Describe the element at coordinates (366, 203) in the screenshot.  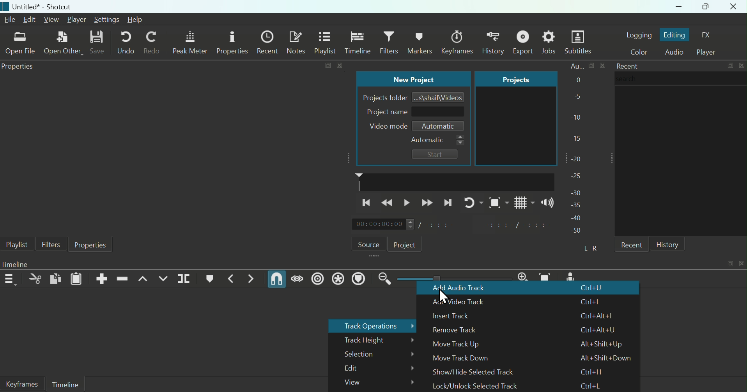
I see `Previous` at that location.